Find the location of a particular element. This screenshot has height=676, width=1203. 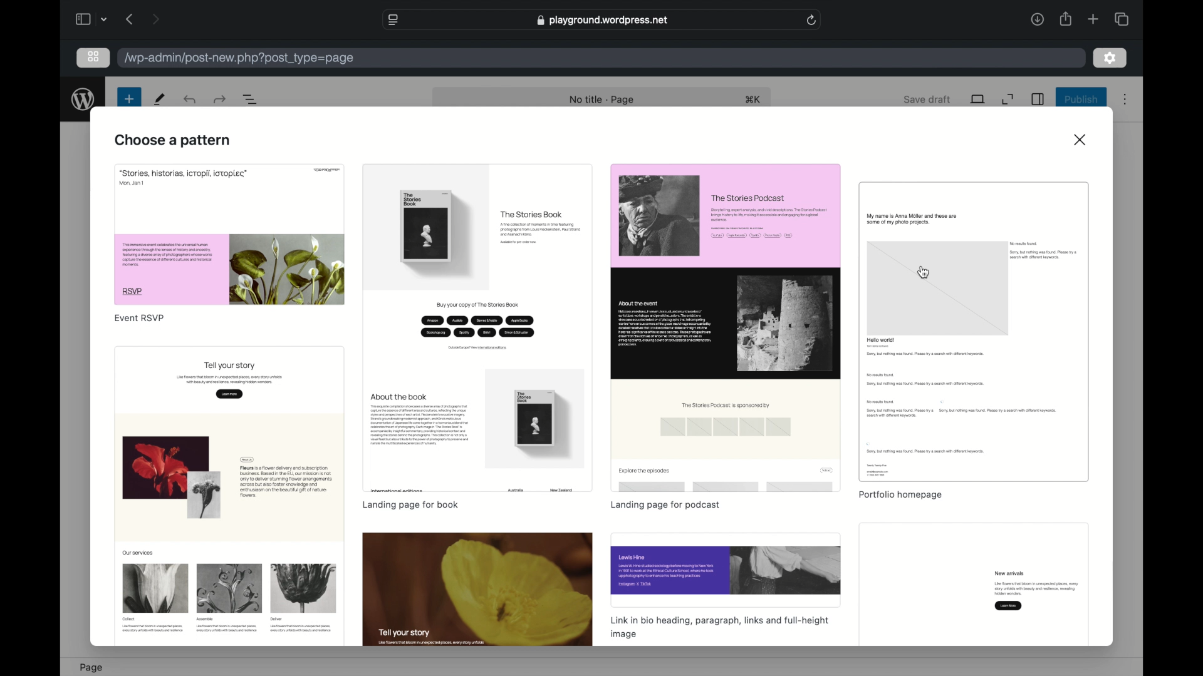

wordpress address is located at coordinates (237, 59).